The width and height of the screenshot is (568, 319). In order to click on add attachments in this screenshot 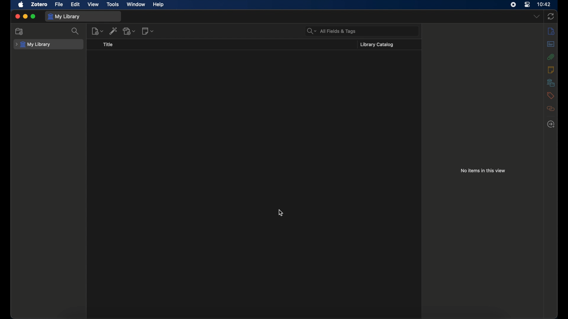, I will do `click(129, 31)`.